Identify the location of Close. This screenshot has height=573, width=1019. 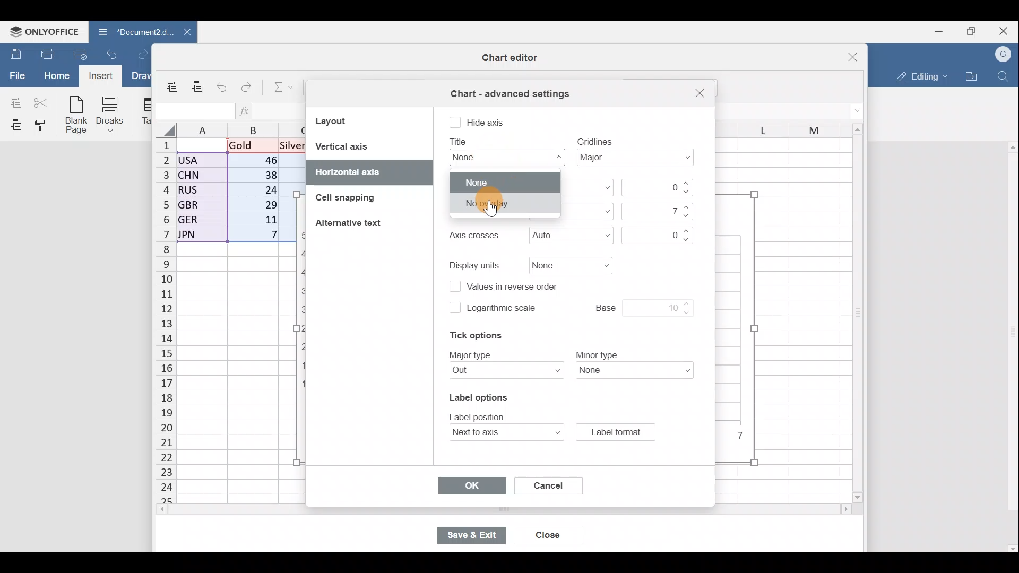
(541, 533).